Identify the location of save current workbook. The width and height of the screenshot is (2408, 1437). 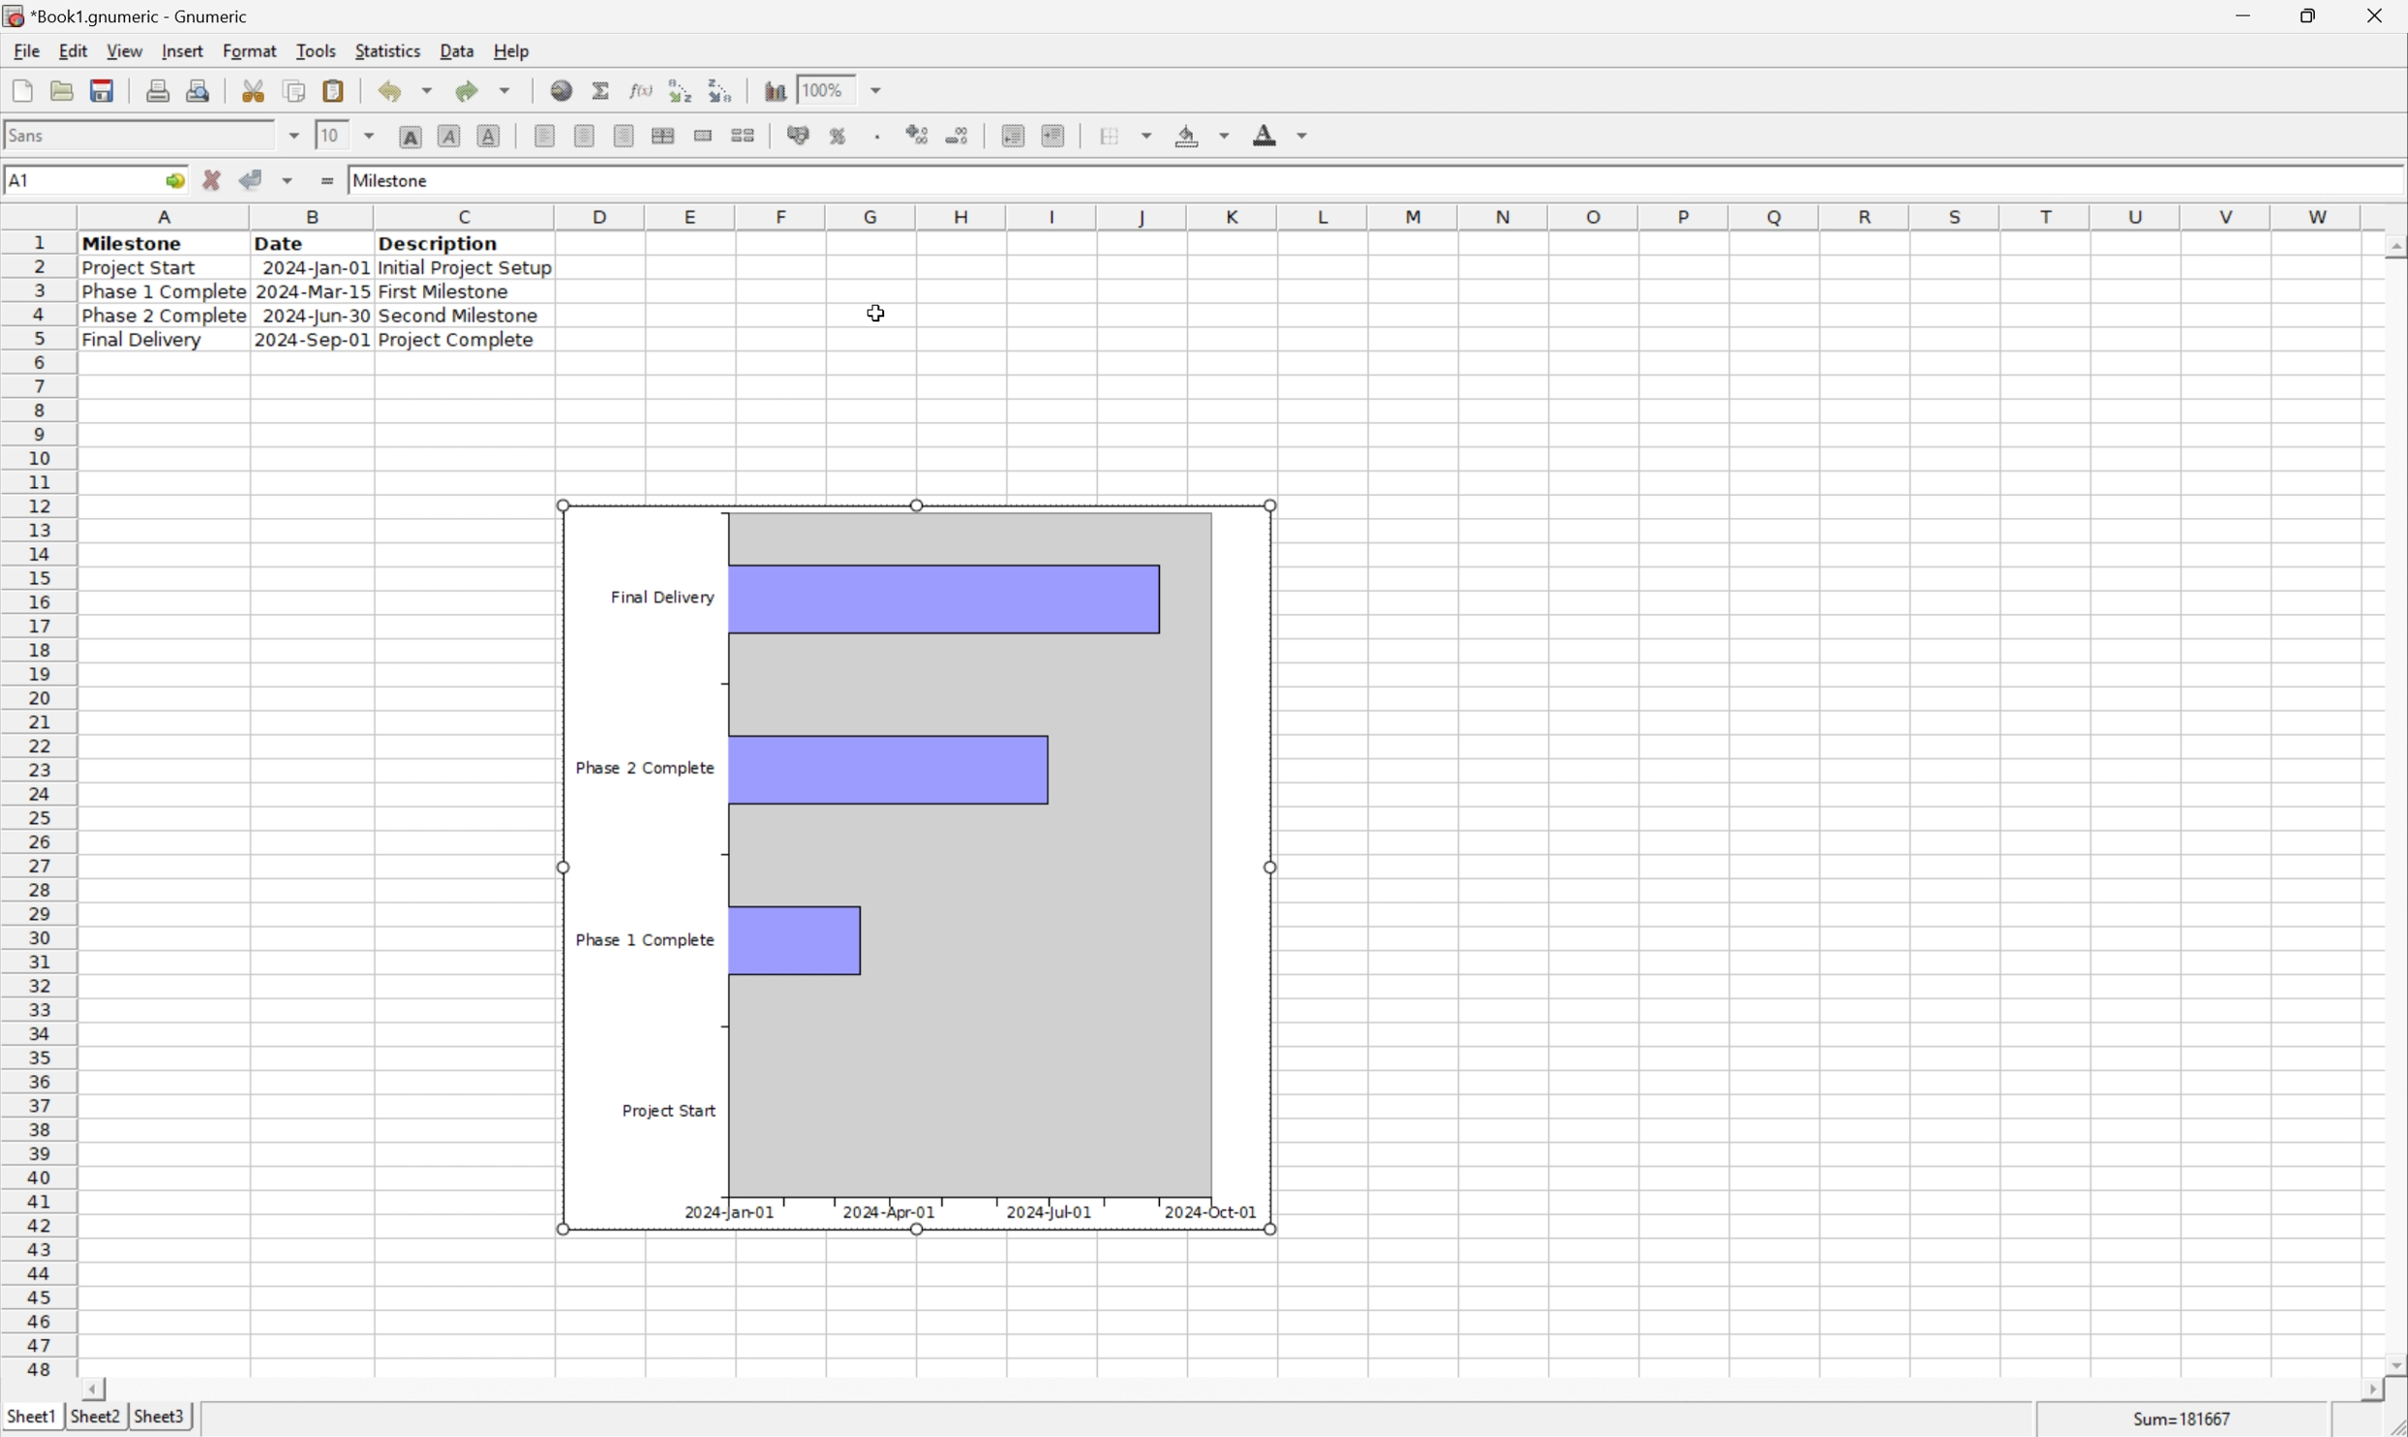
(103, 92).